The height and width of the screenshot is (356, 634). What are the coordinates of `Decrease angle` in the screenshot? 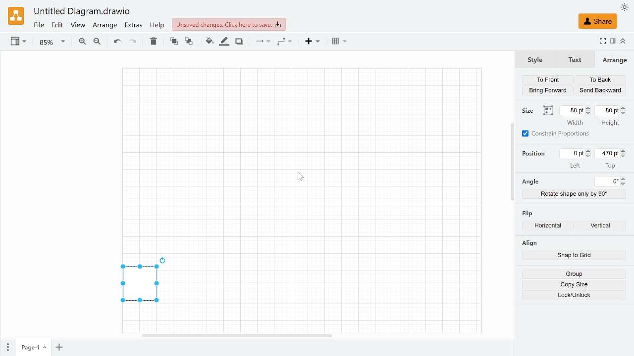 It's located at (625, 184).